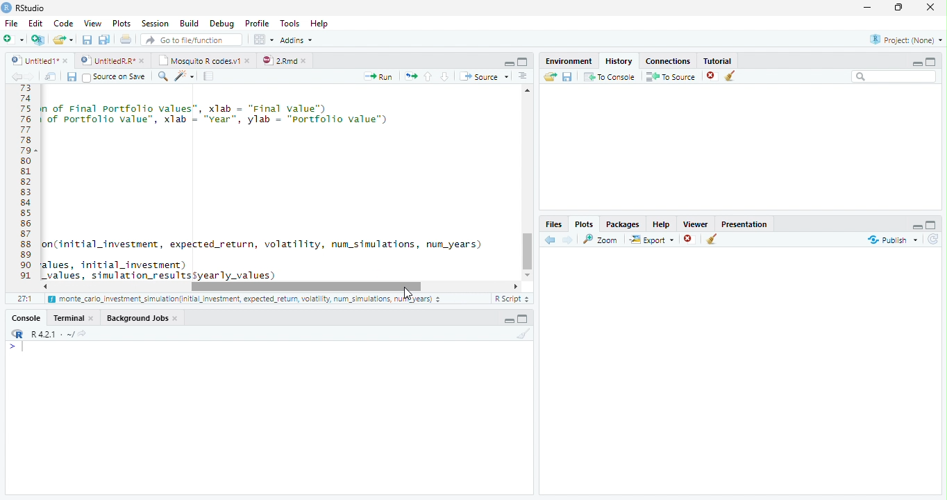 This screenshot has height=500, width=947. What do you see at coordinates (263, 40) in the screenshot?
I see `Workspace Panes` at bounding box center [263, 40].